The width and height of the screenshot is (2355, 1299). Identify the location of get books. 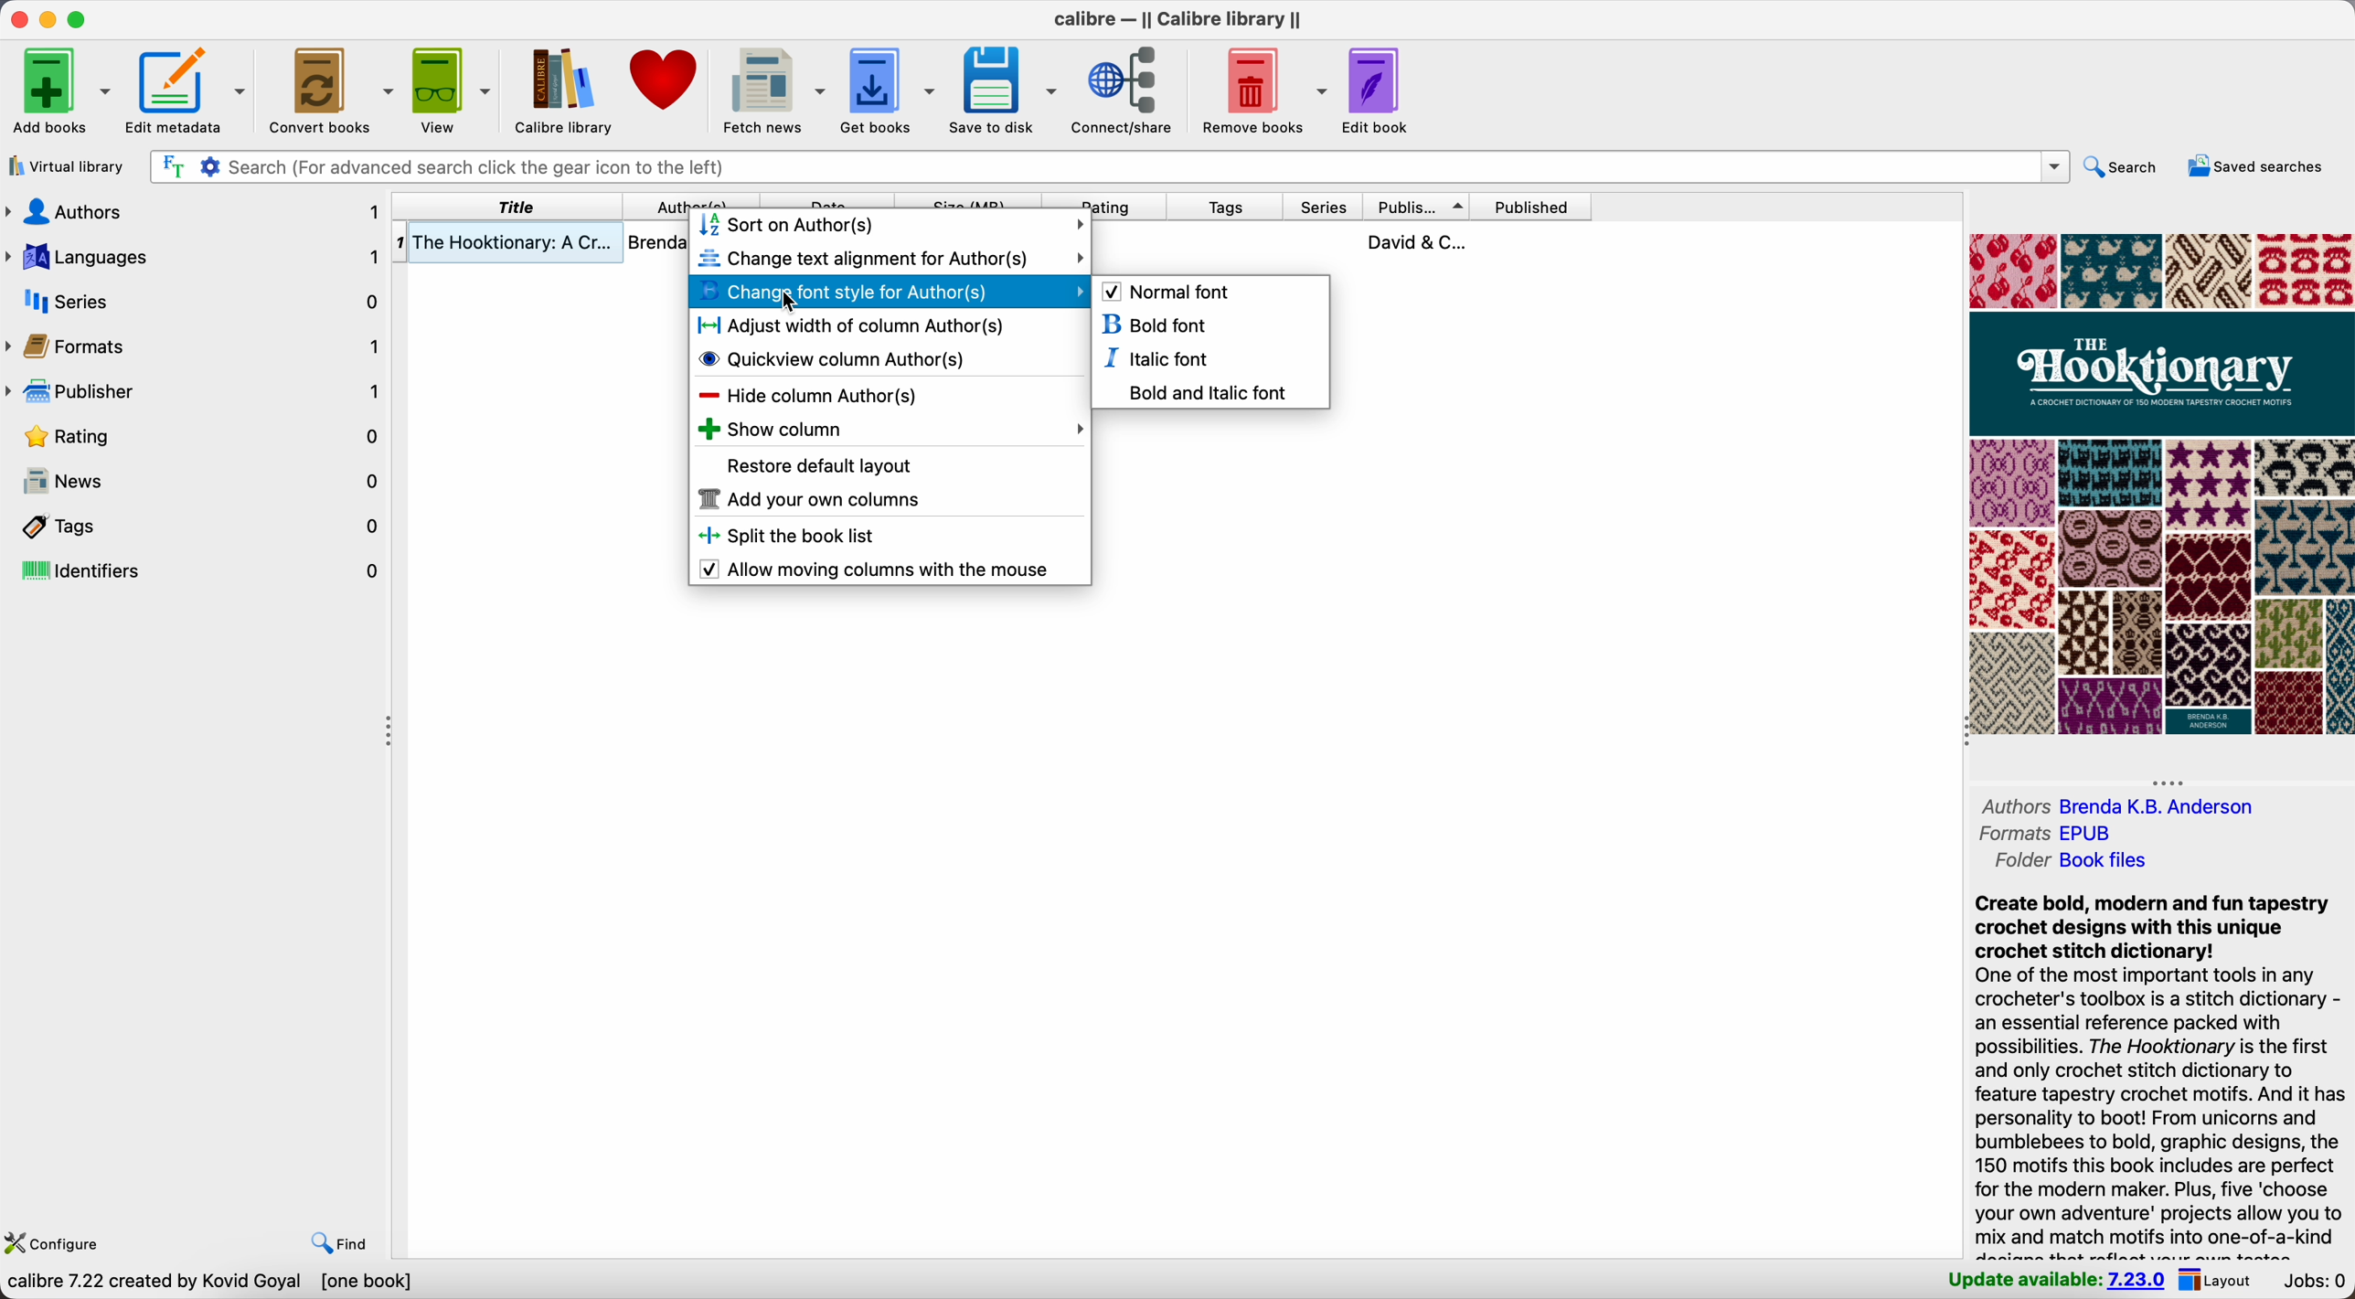
(888, 90).